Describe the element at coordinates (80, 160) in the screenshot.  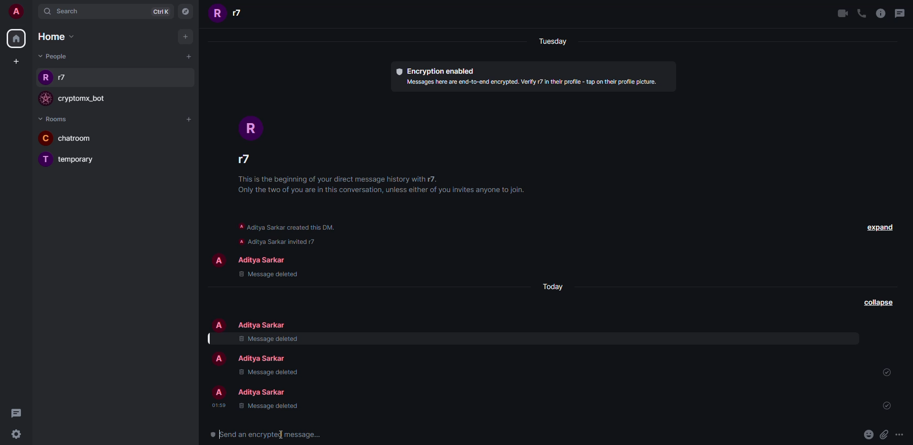
I see `room` at that location.